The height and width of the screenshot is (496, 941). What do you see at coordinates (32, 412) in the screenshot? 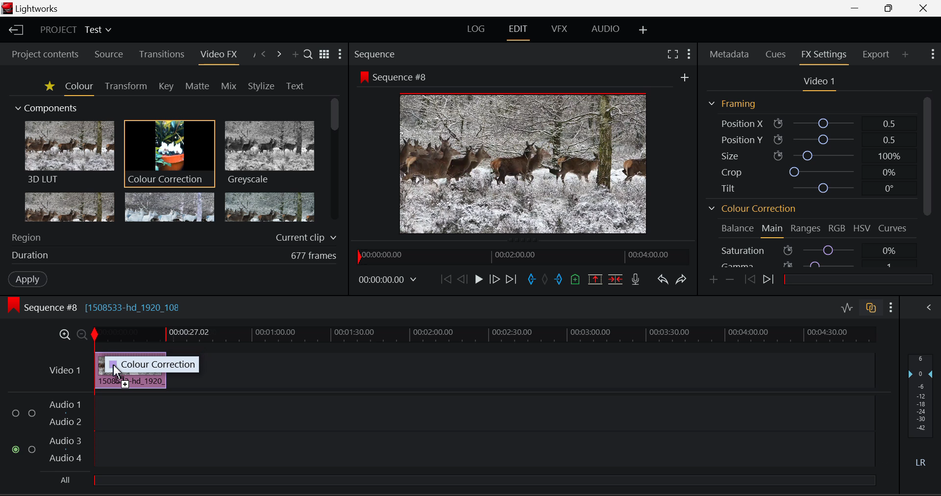
I see `Audio Input Checkbox` at bounding box center [32, 412].